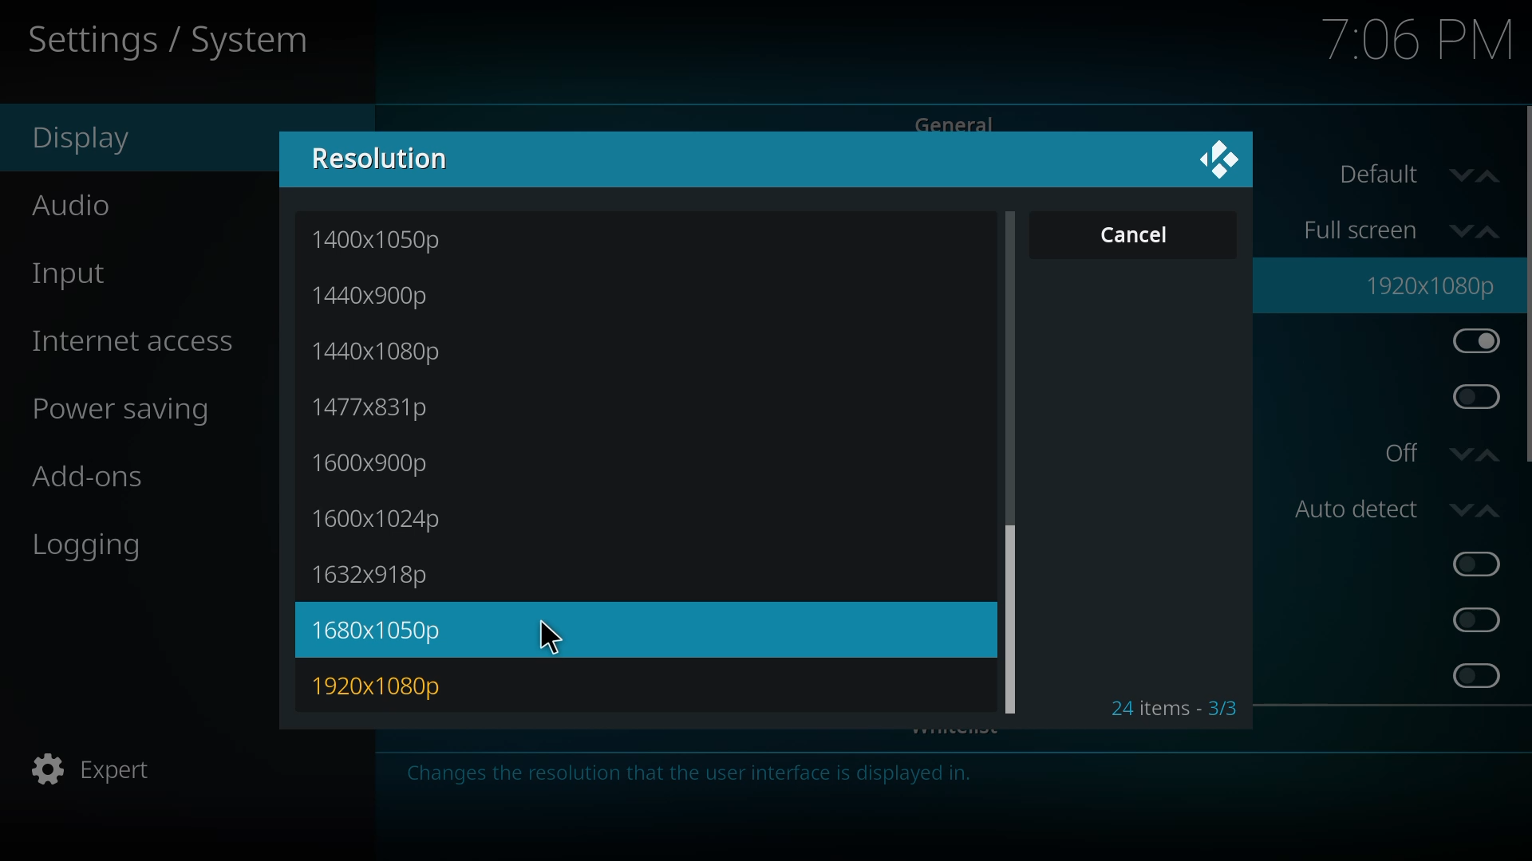 Image resolution: width=1532 pixels, height=861 pixels. I want to click on internet access, so click(136, 342).